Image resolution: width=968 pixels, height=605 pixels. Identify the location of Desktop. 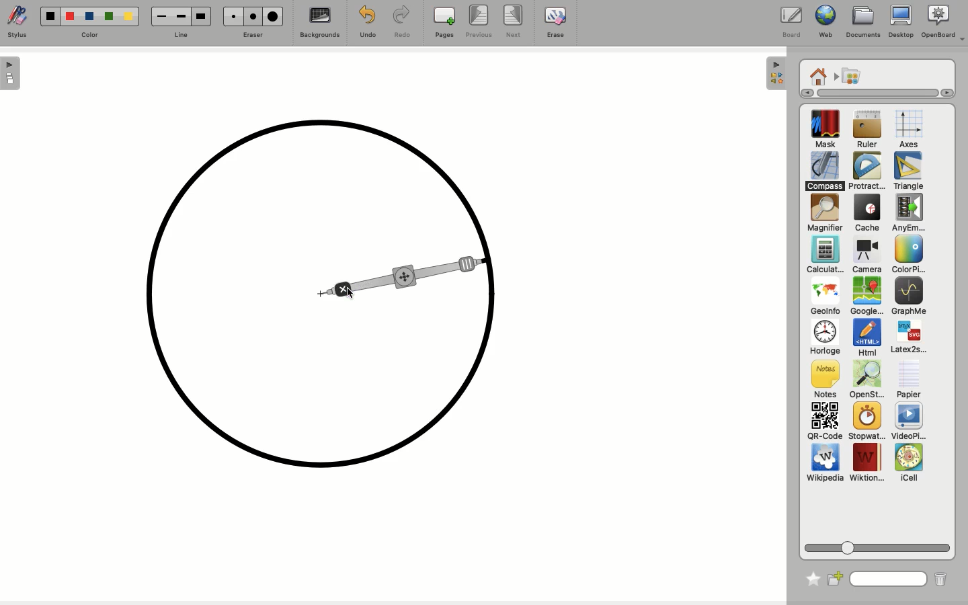
(901, 24).